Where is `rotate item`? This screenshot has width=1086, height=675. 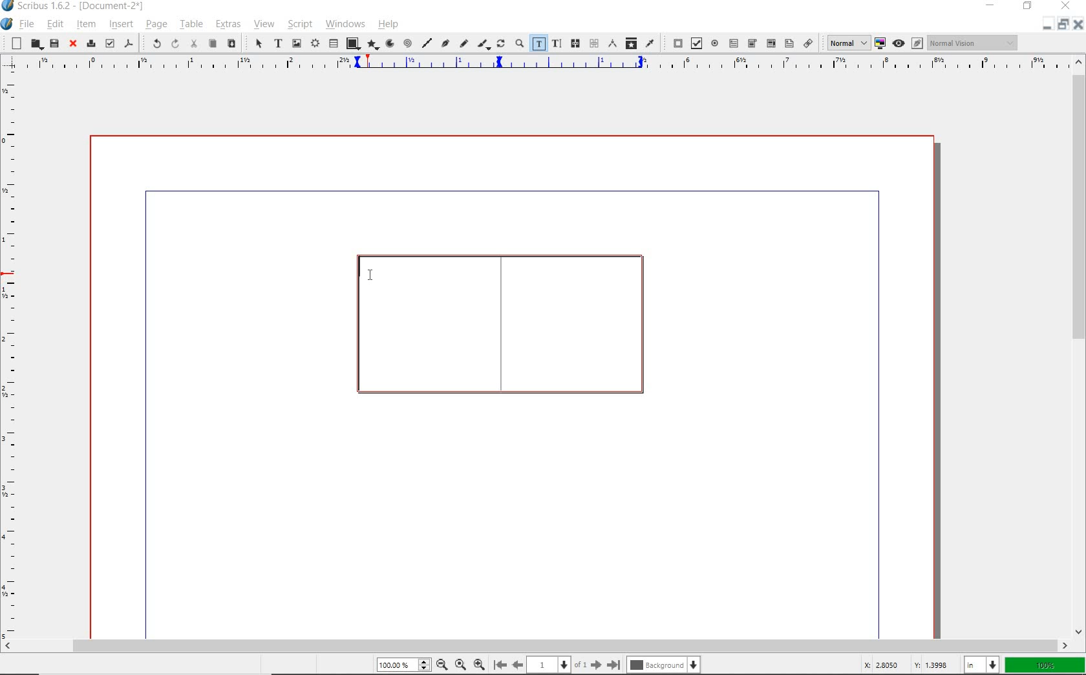 rotate item is located at coordinates (500, 45).